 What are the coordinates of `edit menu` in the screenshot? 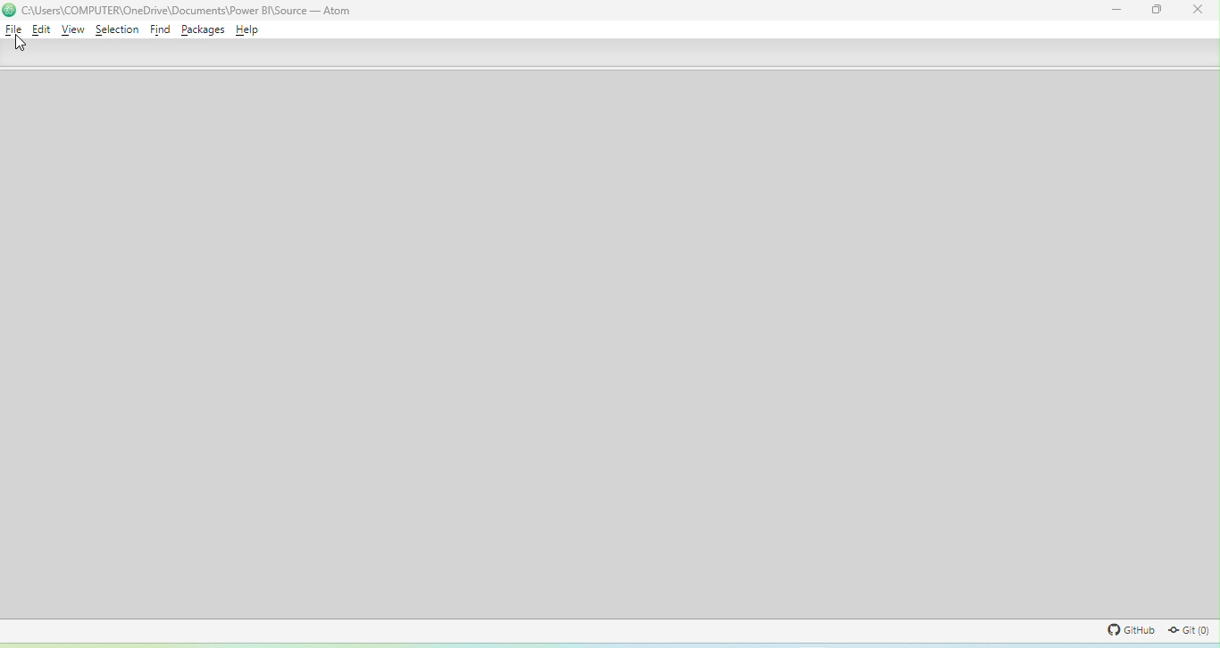 It's located at (41, 29).